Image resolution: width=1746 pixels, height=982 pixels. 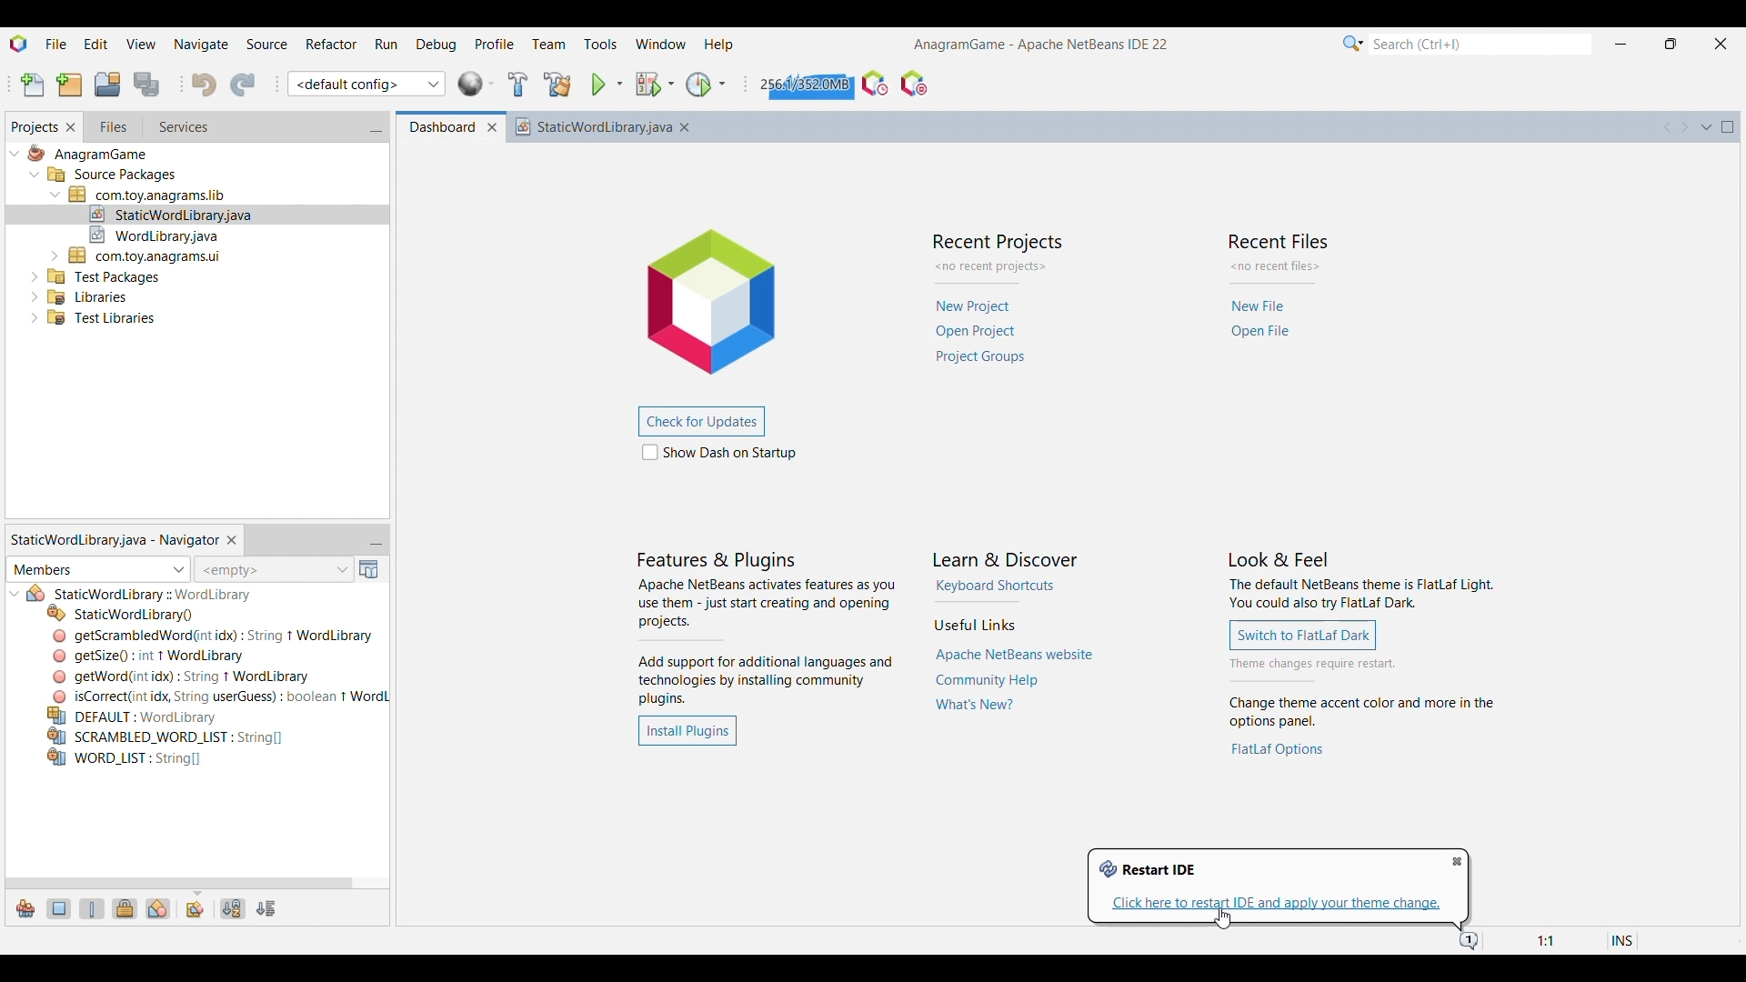 What do you see at coordinates (1457, 862) in the screenshot?
I see `Close Restart IDE options` at bounding box center [1457, 862].